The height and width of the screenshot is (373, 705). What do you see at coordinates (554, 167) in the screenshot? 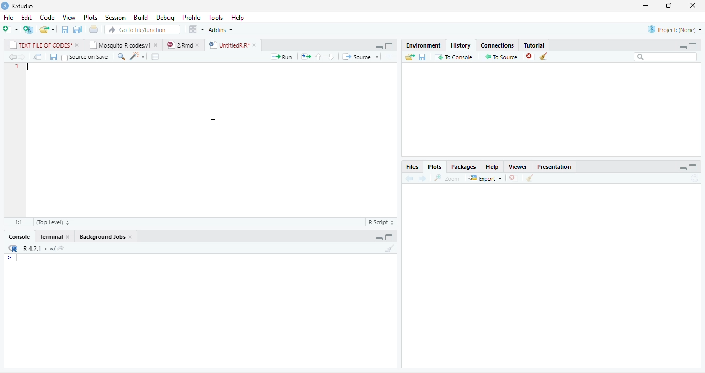
I see `Presentation` at bounding box center [554, 167].